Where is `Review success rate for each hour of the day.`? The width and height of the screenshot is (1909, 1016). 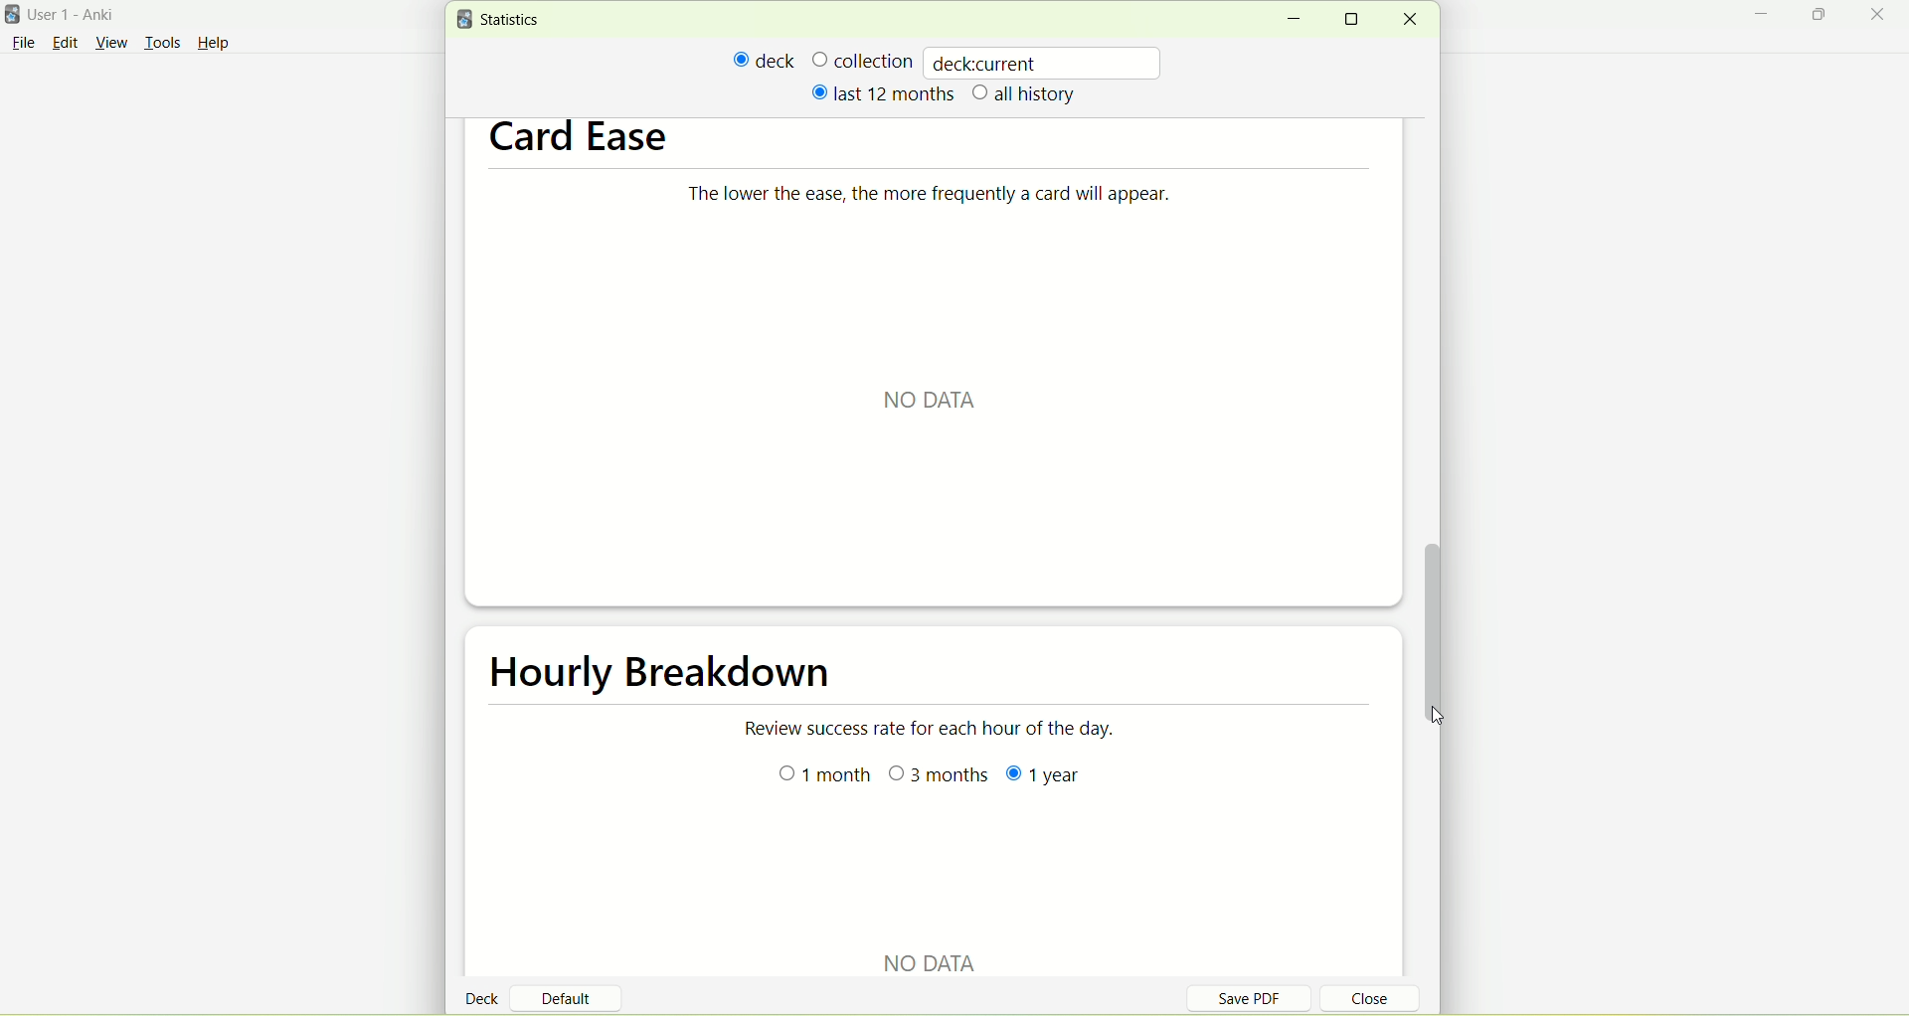
Review success rate for each hour of the day. is located at coordinates (936, 732).